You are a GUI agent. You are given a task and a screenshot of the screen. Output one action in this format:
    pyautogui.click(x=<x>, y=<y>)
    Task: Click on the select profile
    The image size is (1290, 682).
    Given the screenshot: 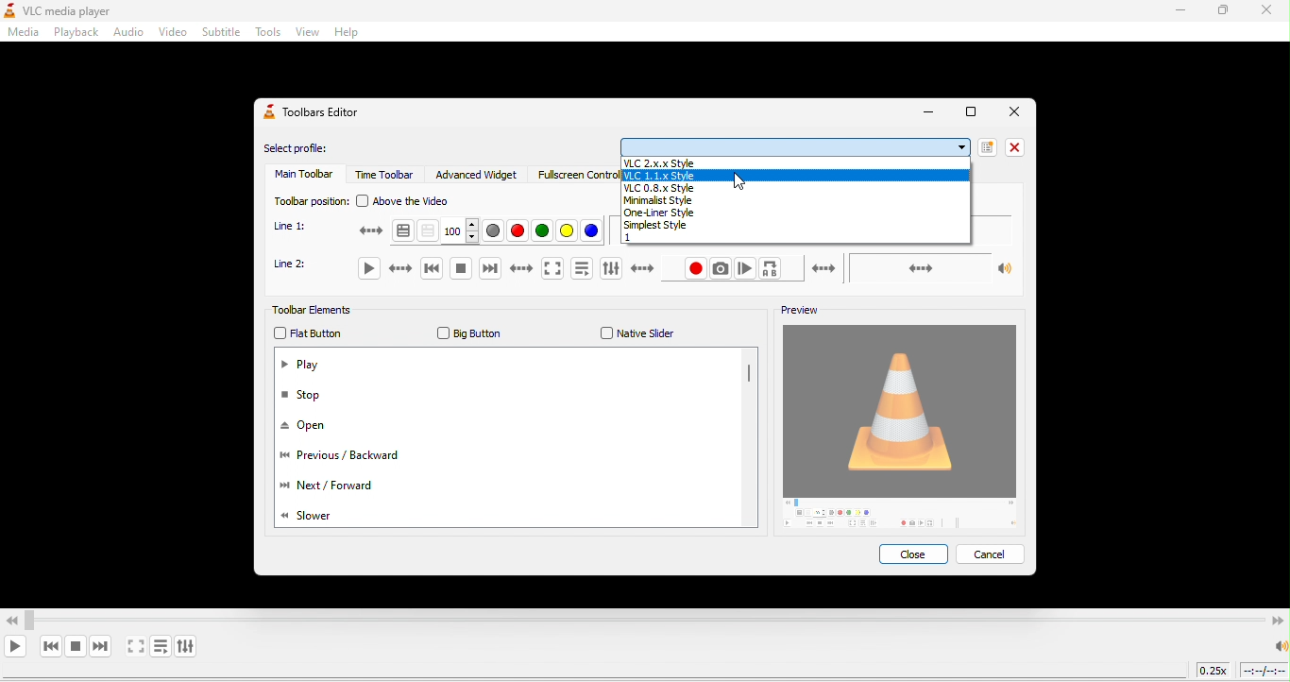 What is the action you would take?
    pyautogui.click(x=303, y=149)
    